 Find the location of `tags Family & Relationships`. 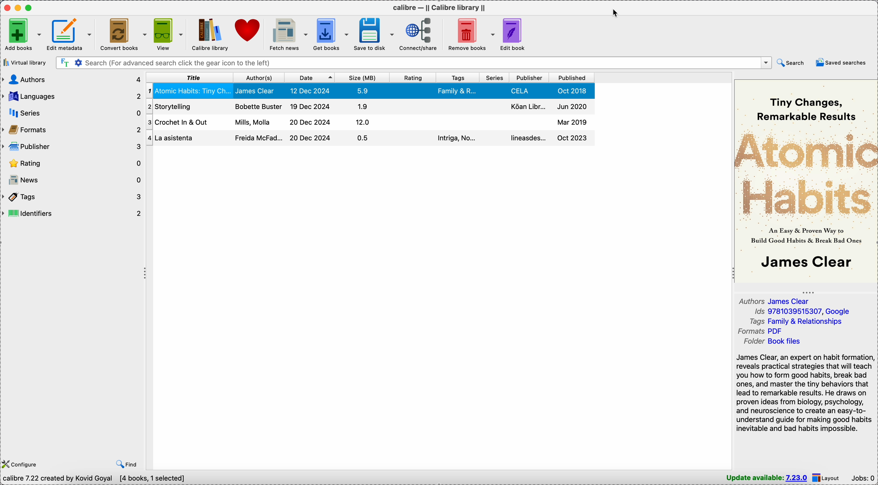

tags Family & Relationships is located at coordinates (796, 321).